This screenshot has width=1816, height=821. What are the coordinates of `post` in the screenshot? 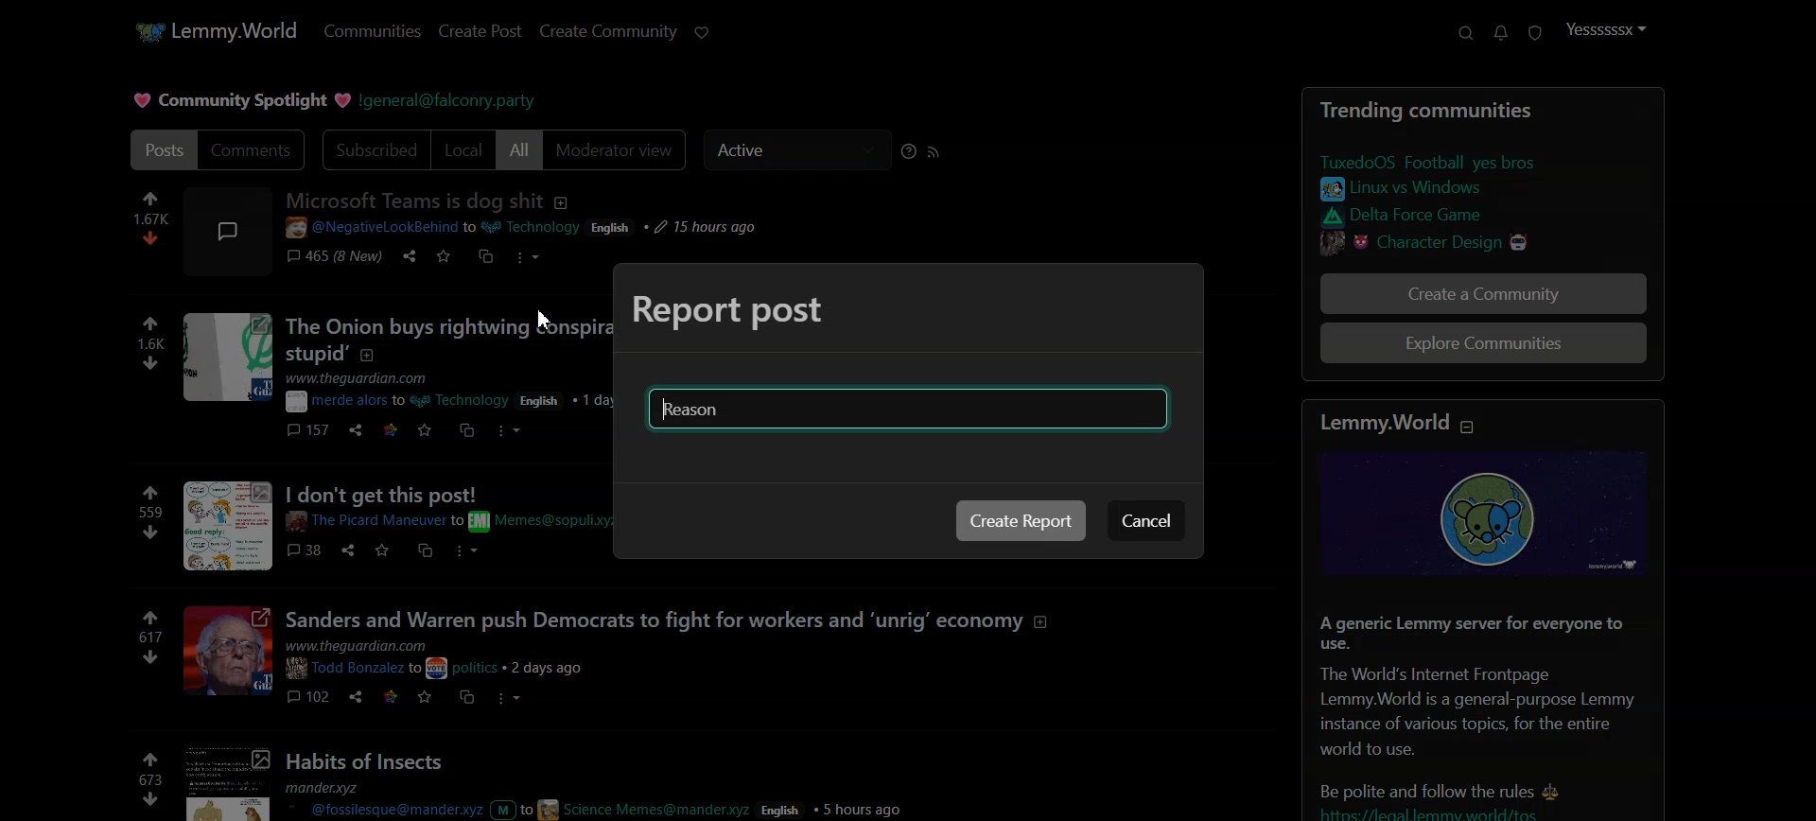 It's located at (542, 215).